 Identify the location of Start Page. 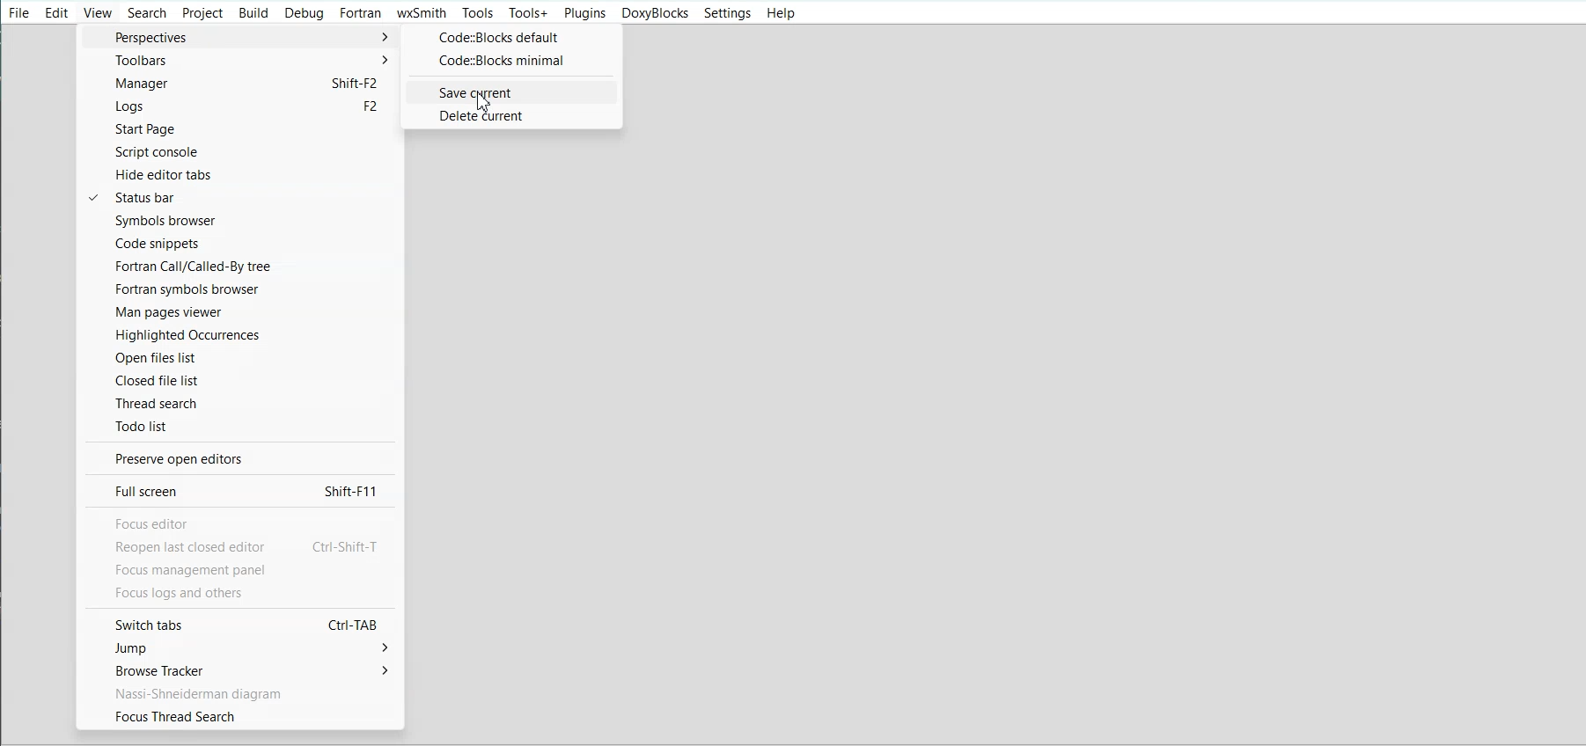
(242, 129).